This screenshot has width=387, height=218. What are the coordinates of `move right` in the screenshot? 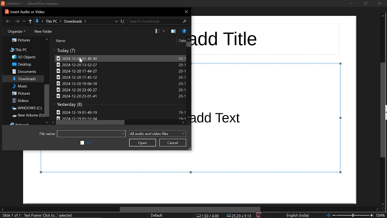 It's located at (378, 209).